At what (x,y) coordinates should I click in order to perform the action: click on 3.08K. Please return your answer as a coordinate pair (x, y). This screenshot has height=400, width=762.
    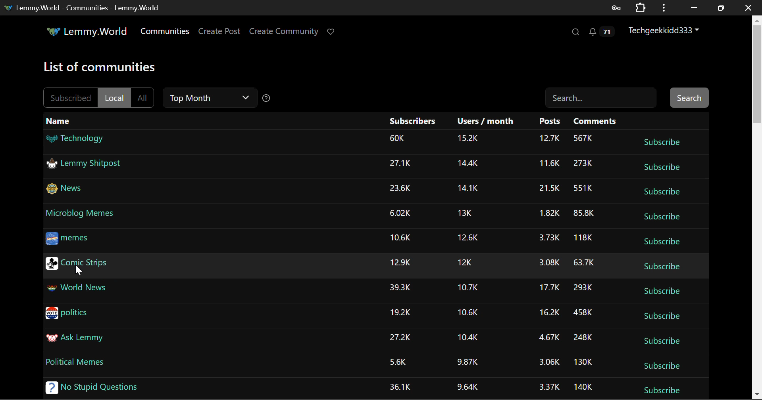
    Looking at the image, I should click on (548, 264).